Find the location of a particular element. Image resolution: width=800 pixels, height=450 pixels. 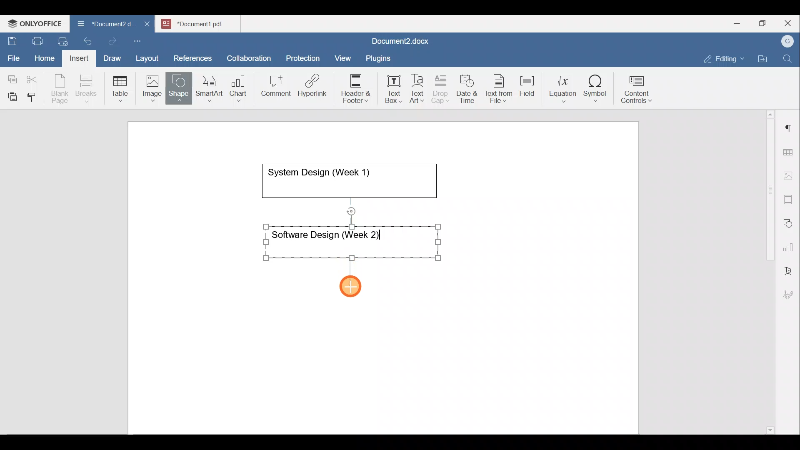

Table settings is located at coordinates (790, 151).